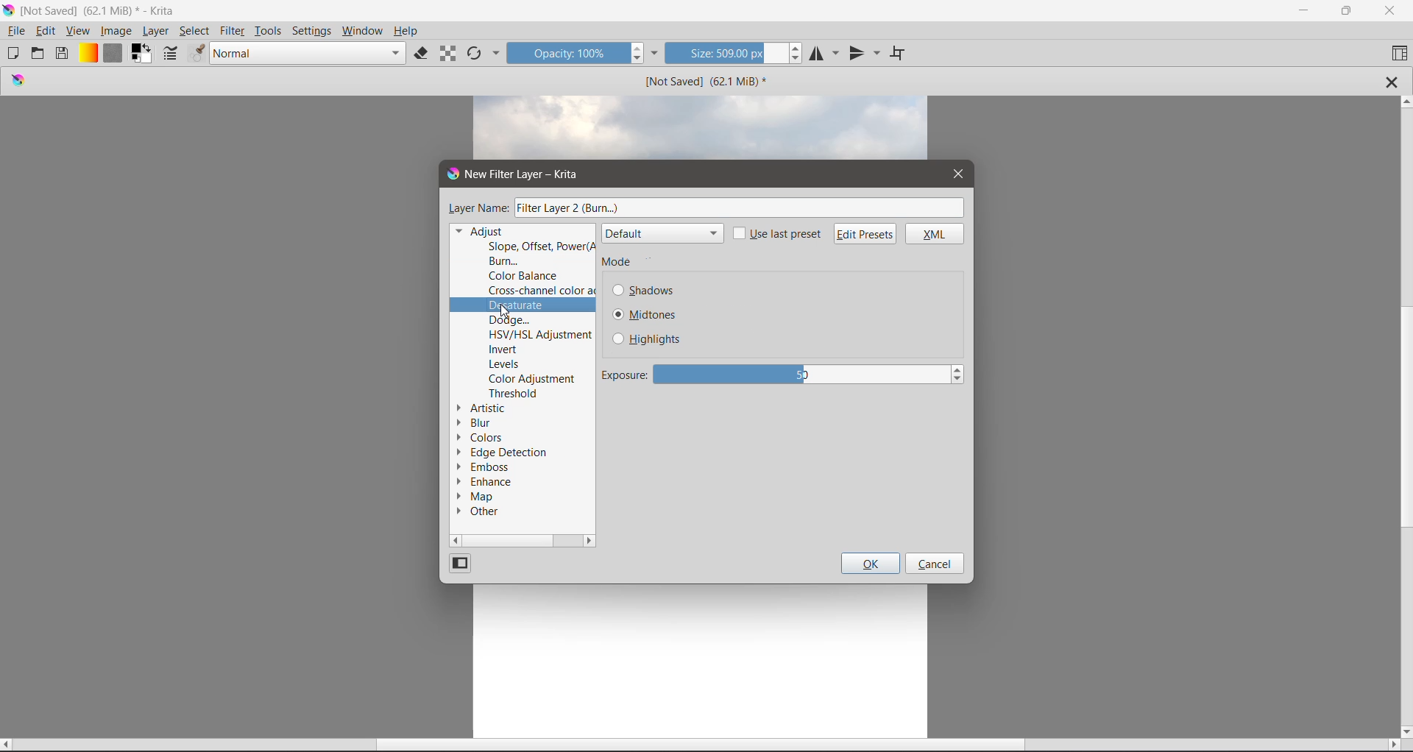 Image resolution: width=1413 pixels, height=752 pixels. I want to click on Fill Patterns, so click(113, 53).